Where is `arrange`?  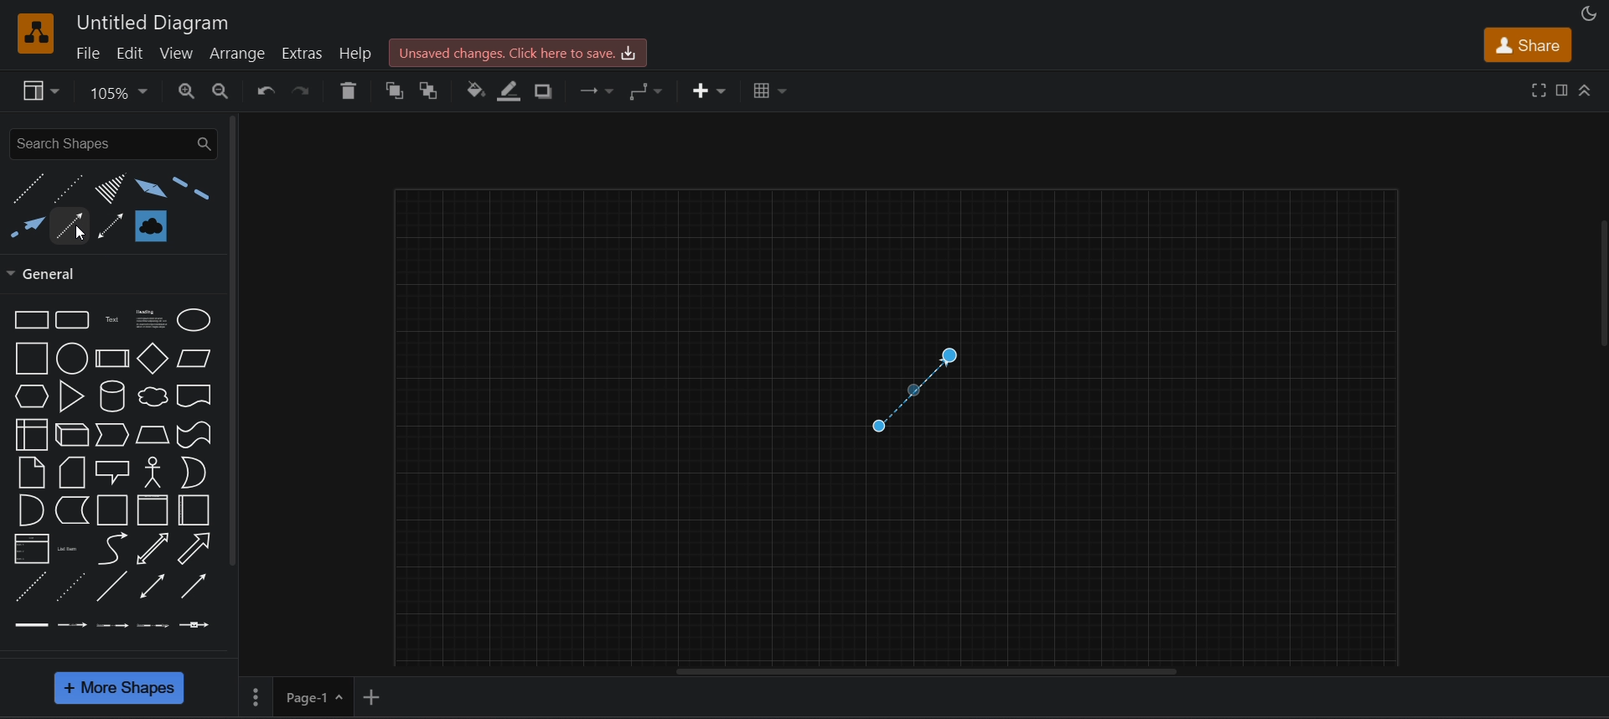 arrange is located at coordinates (241, 52).